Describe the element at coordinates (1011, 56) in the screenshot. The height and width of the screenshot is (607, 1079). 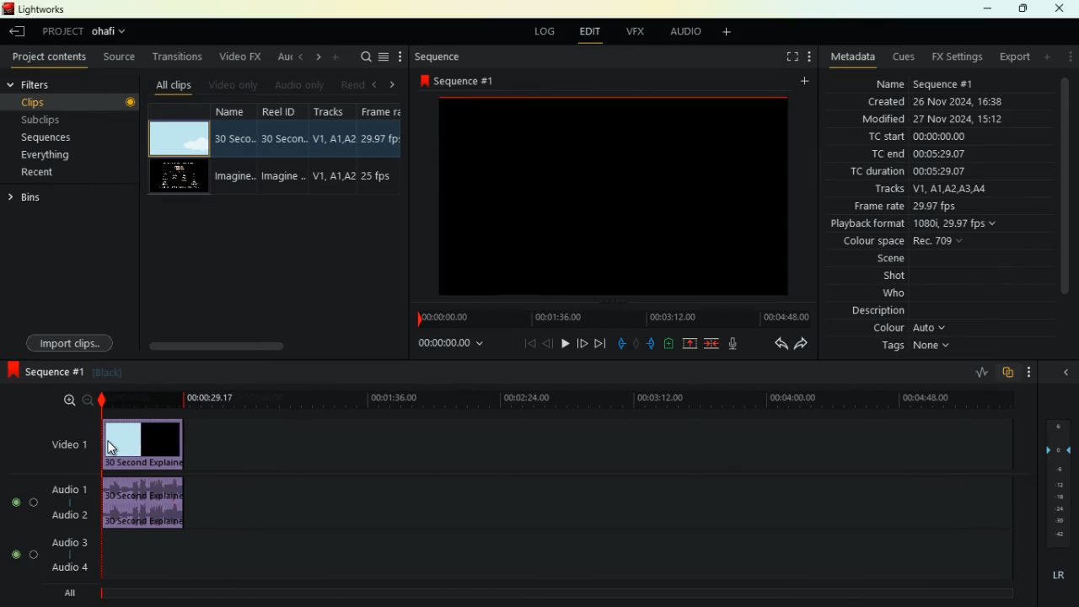
I see `export` at that location.